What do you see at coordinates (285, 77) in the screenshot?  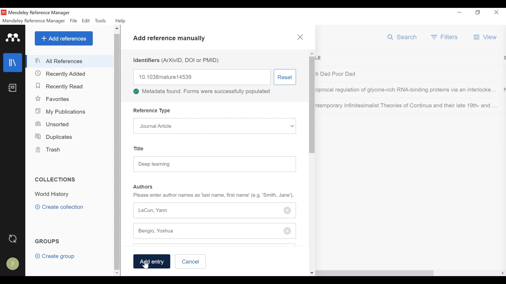 I see `Reset` at bounding box center [285, 77].